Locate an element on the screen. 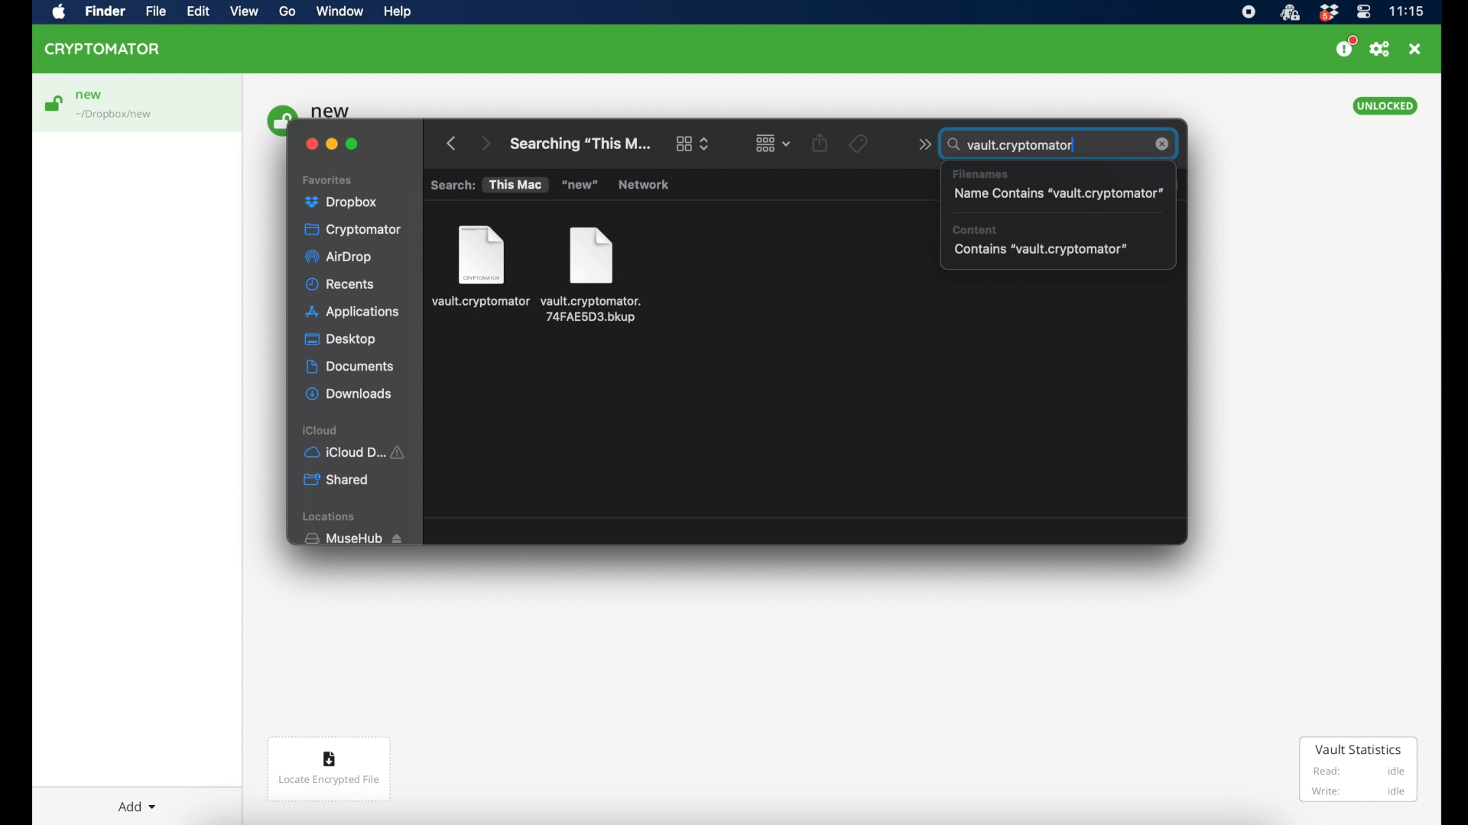 The image size is (1468, 825). search is located at coordinates (452, 186).